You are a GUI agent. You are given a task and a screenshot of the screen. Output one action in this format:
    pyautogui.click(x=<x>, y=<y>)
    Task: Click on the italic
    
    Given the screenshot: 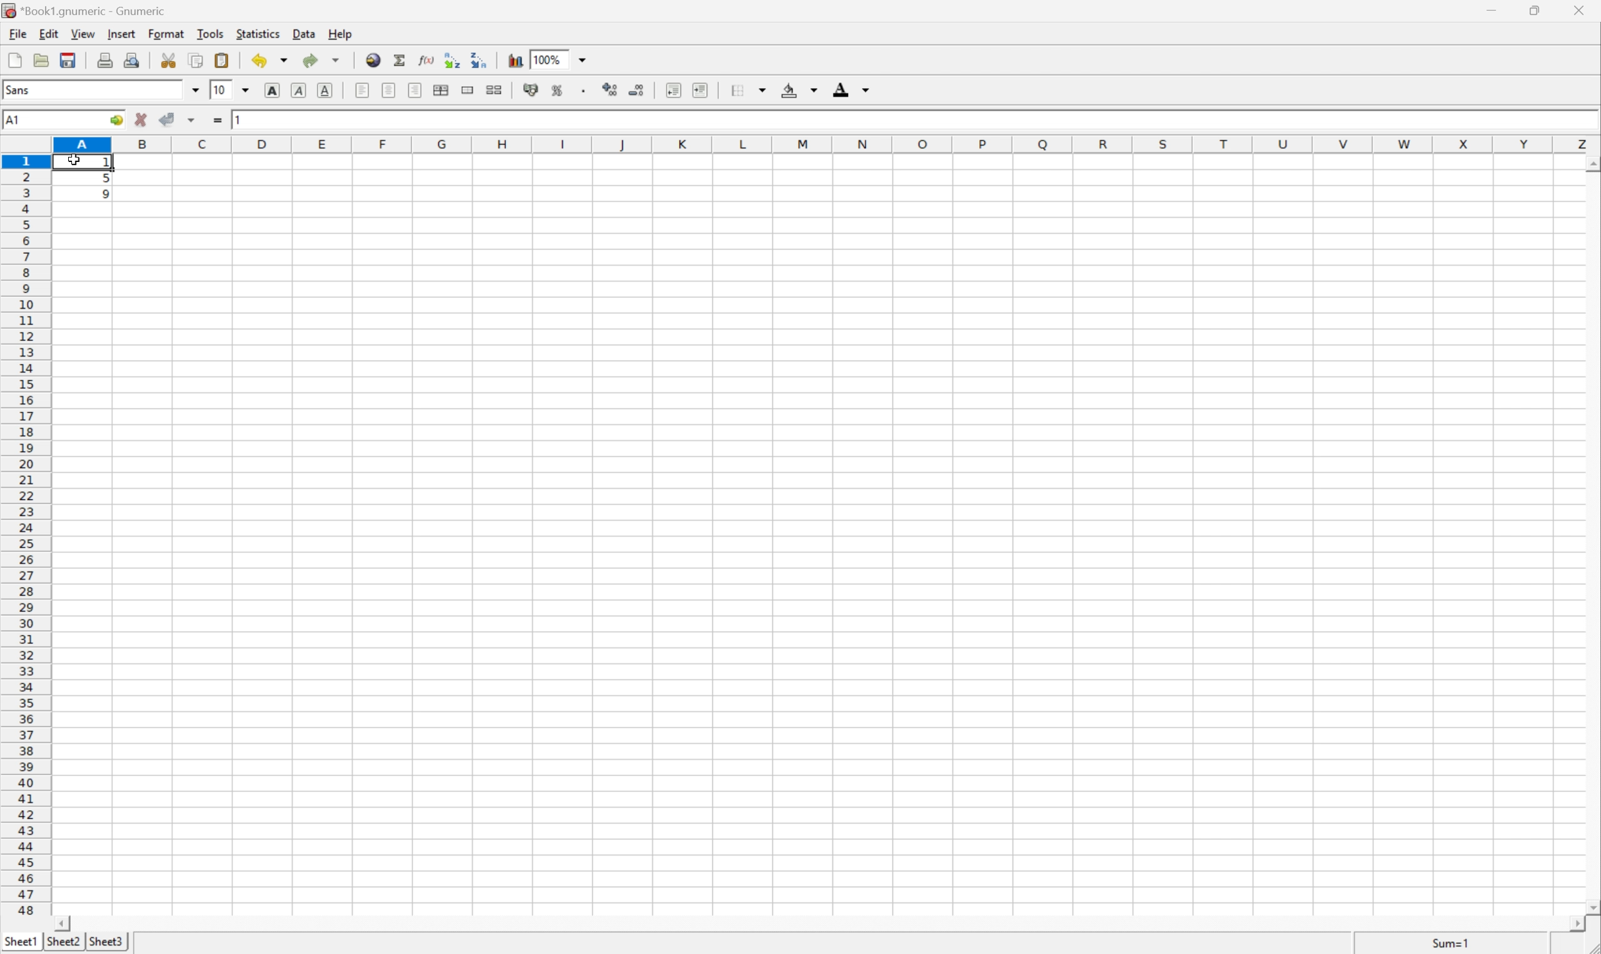 What is the action you would take?
    pyautogui.click(x=300, y=89)
    